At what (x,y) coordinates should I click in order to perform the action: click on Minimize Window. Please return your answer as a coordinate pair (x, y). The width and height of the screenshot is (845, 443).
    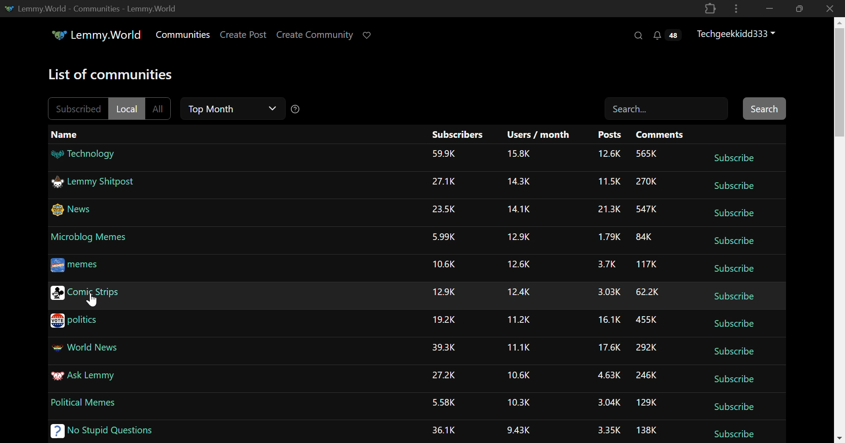
    Looking at the image, I should click on (800, 8).